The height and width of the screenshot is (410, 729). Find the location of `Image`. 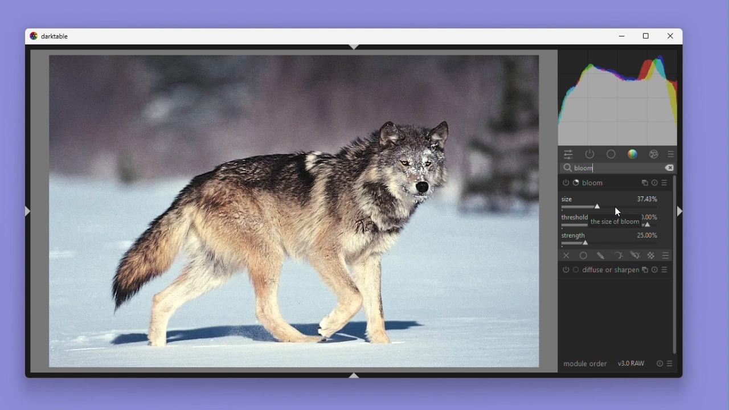

Image is located at coordinates (294, 211).